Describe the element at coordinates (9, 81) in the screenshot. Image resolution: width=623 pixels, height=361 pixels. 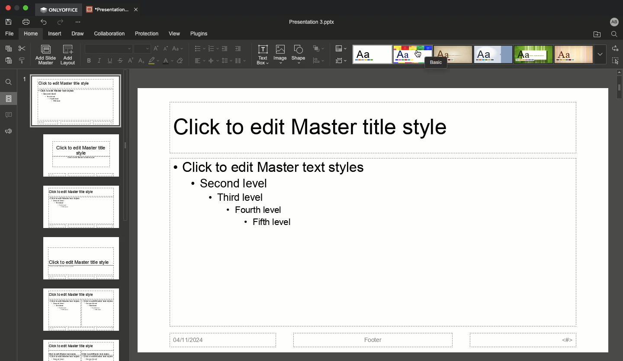
I see `Find and replace` at that location.